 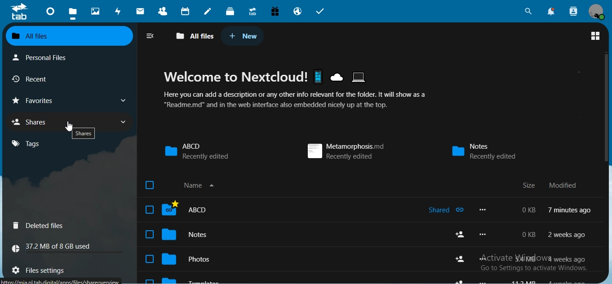 What do you see at coordinates (44, 57) in the screenshot?
I see `personal files` at bounding box center [44, 57].